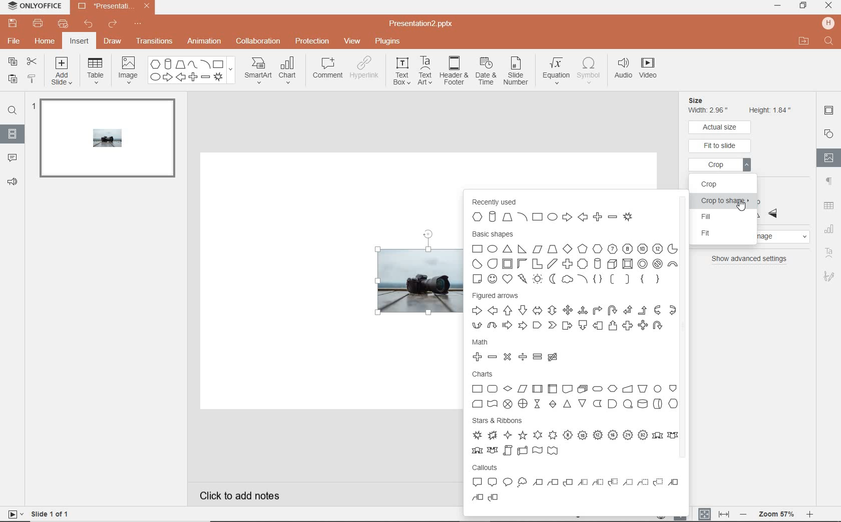 The image size is (841, 522). What do you see at coordinates (13, 182) in the screenshot?
I see `feedback & support` at bounding box center [13, 182].